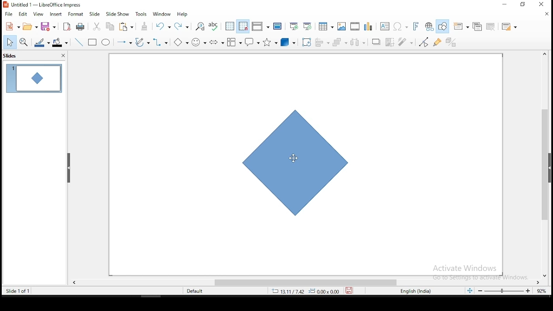 The width and height of the screenshot is (553, 311). I want to click on snap to grid, so click(243, 26).